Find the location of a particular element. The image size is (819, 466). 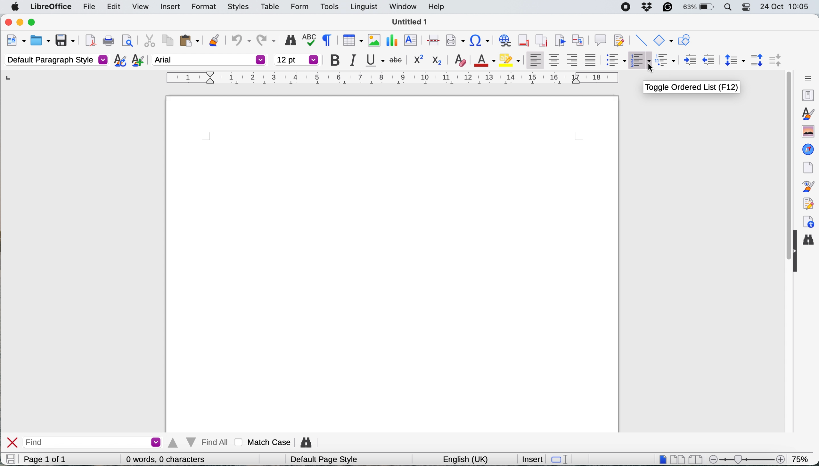

toggle unordered list is located at coordinates (617, 61).